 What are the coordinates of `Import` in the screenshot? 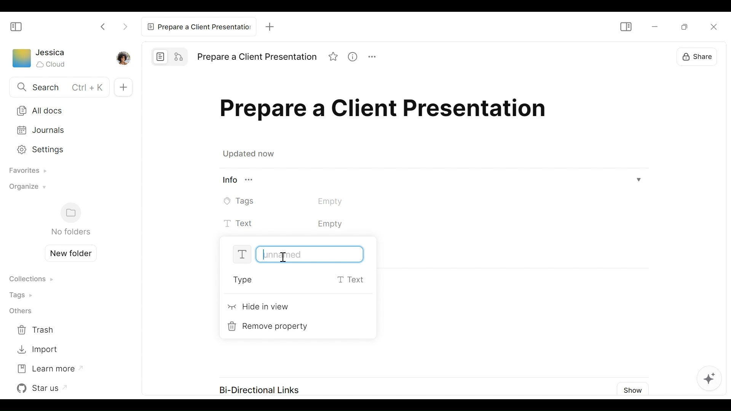 It's located at (37, 350).